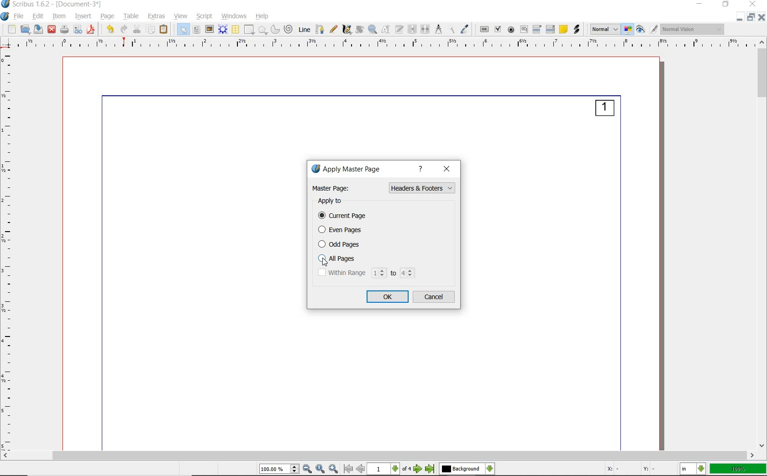 This screenshot has height=476, width=767. I want to click on X: - Y: -, so click(630, 470).